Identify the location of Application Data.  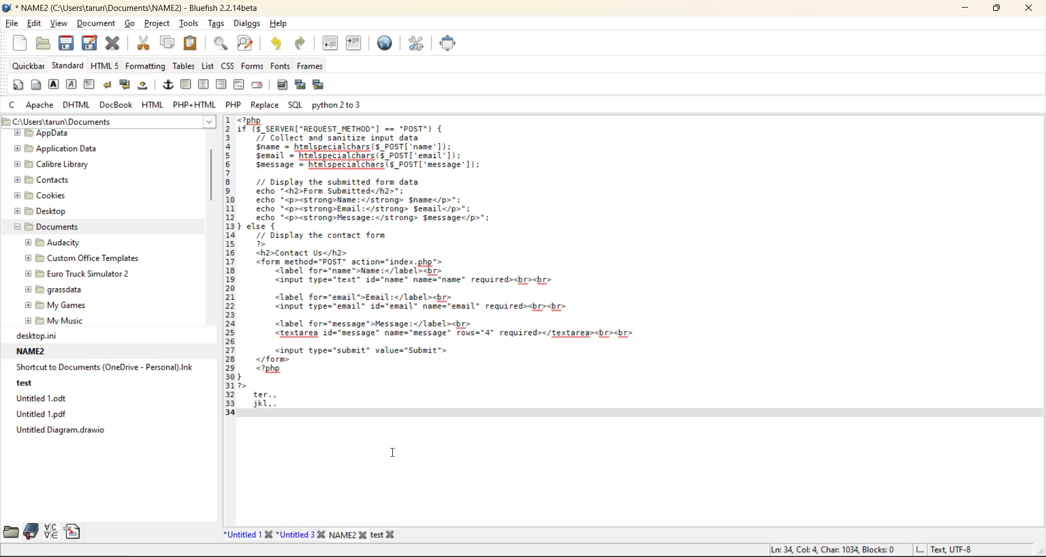
(56, 149).